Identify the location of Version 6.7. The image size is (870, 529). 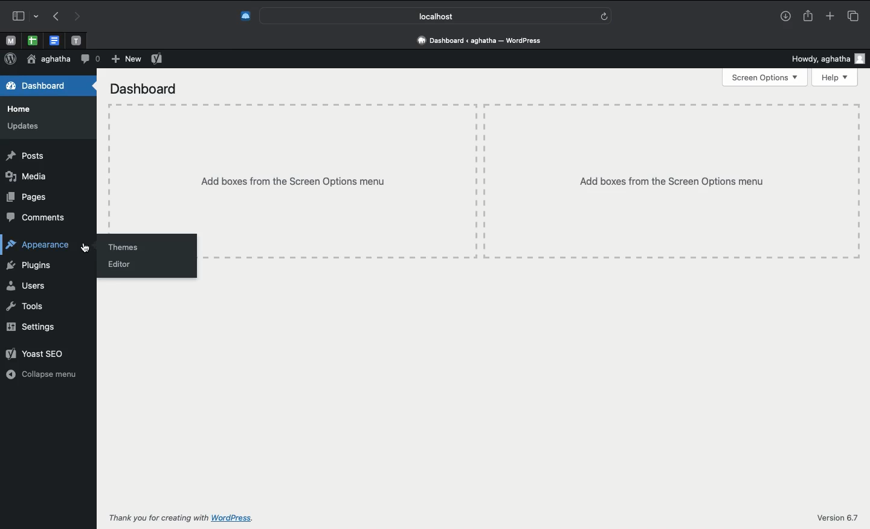
(839, 518).